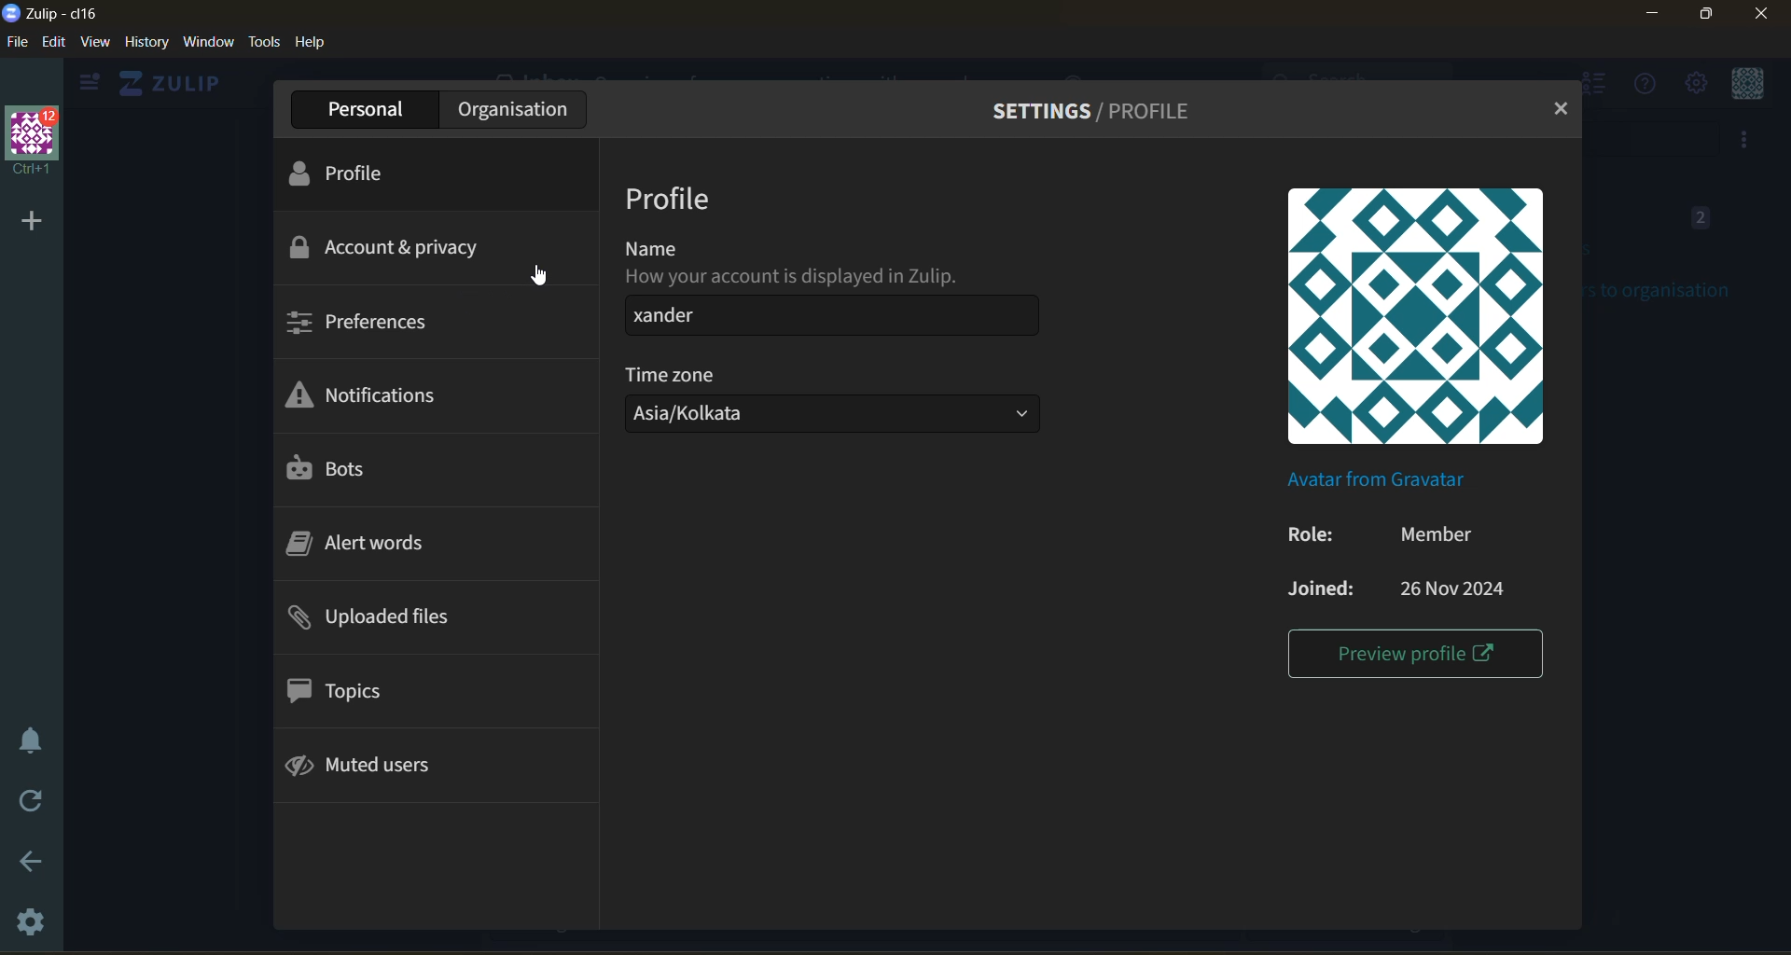 The width and height of the screenshot is (1791, 955). Describe the element at coordinates (389, 246) in the screenshot. I see `account and privacy` at that location.